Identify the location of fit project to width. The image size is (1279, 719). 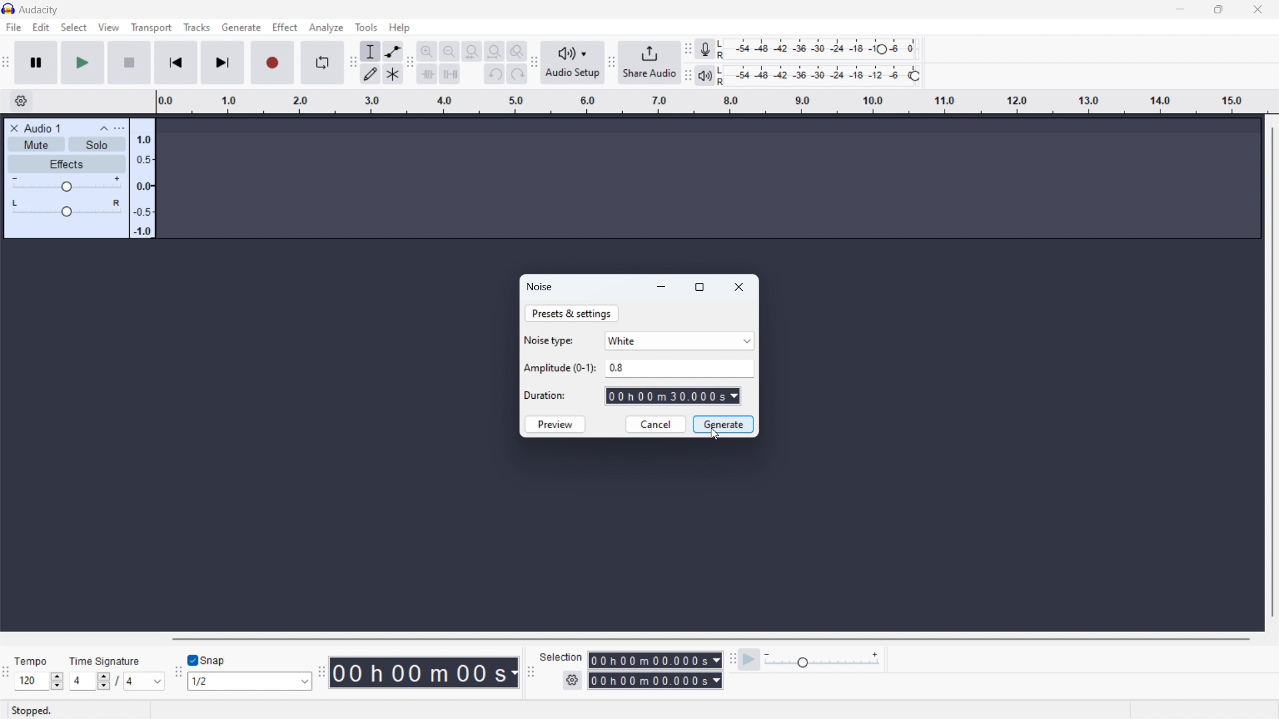
(494, 52).